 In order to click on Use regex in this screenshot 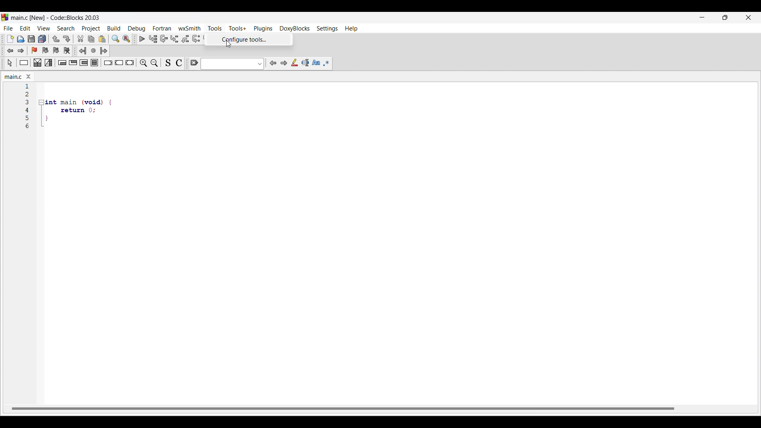, I will do `click(327, 63)`.